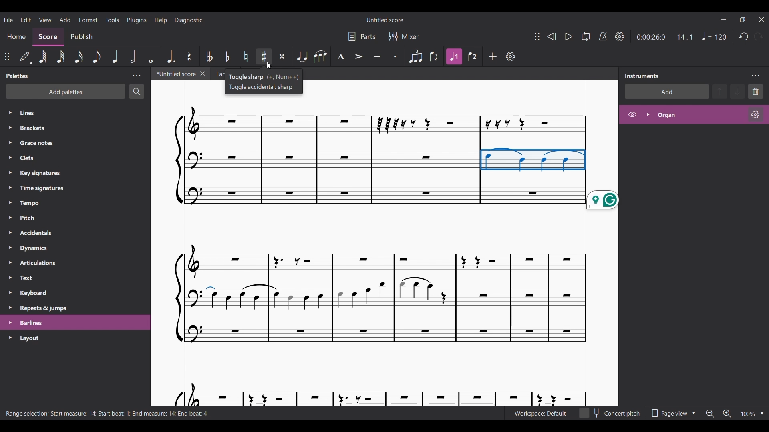 This screenshot has width=769, height=432. Describe the element at coordinates (714, 36) in the screenshot. I see `Tempo` at that location.